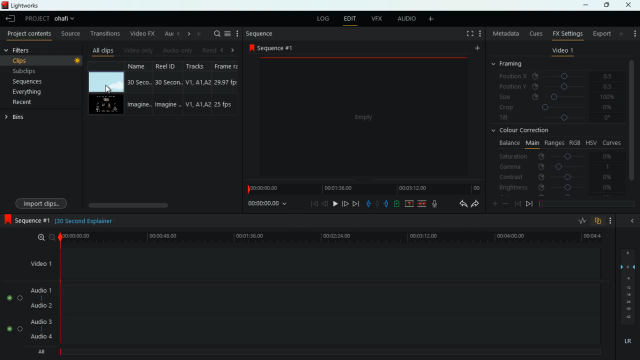 The width and height of the screenshot is (640, 360). What do you see at coordinates (626, 339) in the screenshot?
I see `lr` at bounding box center [626, 339].